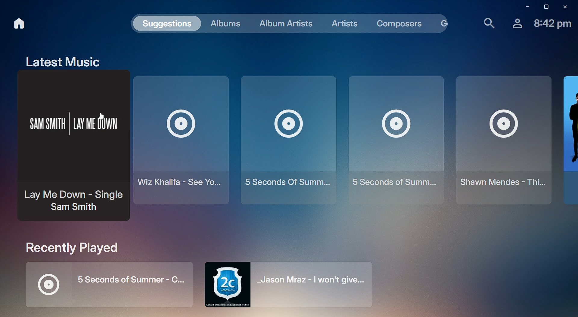 The height and width of the screenshot is (317, 578). Describe the element at coordinates (287, 139) in the screenshot. I see `5 seconds of ` at that location.